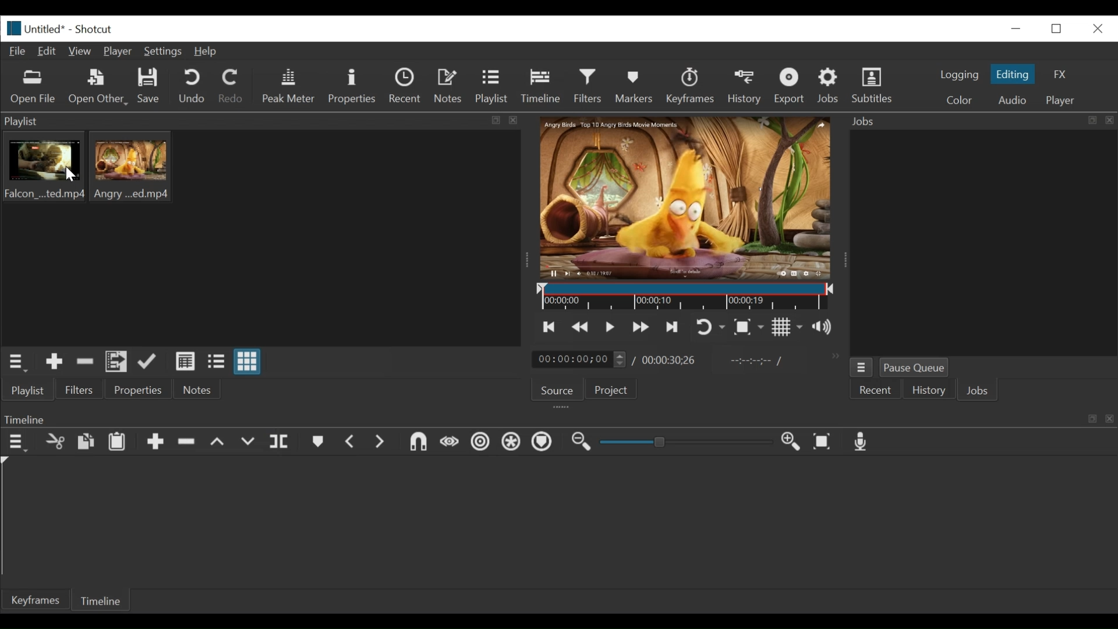 Image resolution: width=1118 pixels, height=629 pixels. I want to click on keyframes, so click(691, 87).